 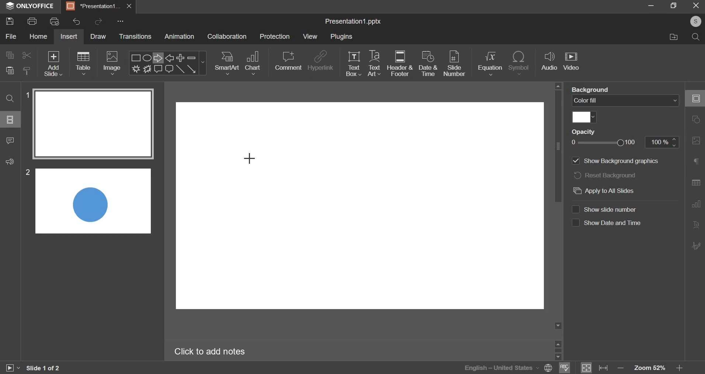 I want to click on comment, so click(x=289, y=61).